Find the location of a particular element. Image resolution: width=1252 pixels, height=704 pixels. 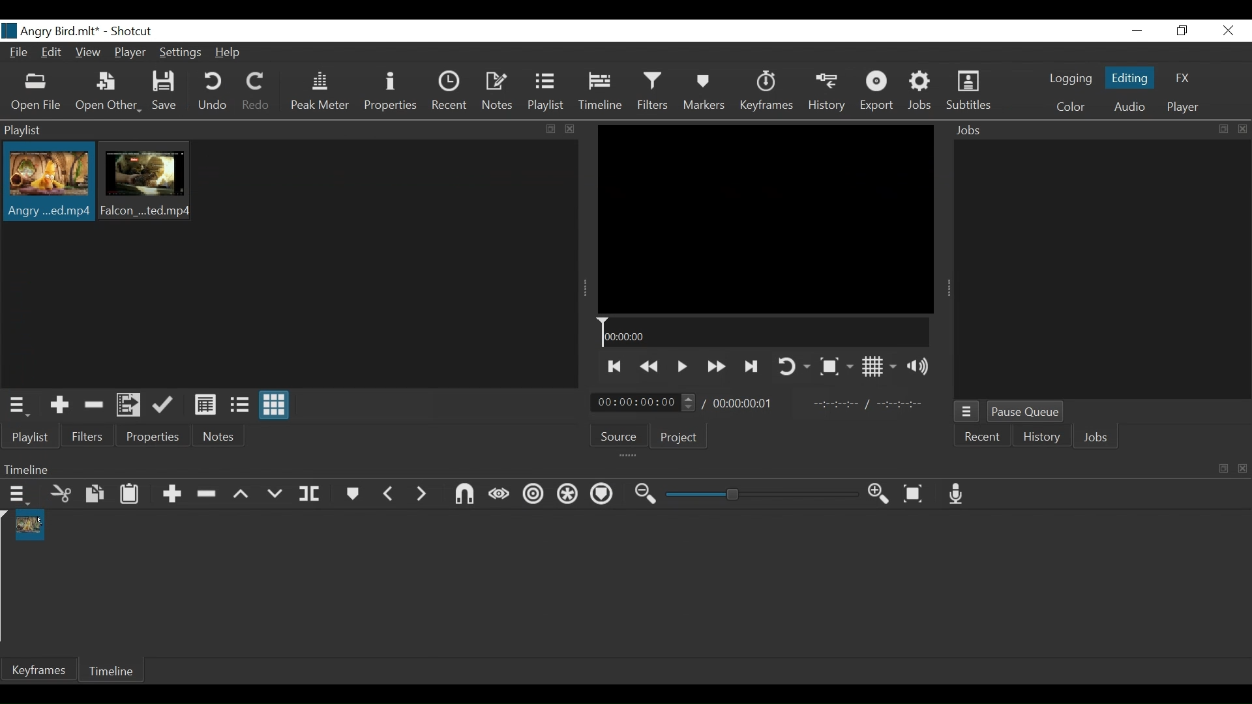

Playlist is located at coordinates (548, 93).